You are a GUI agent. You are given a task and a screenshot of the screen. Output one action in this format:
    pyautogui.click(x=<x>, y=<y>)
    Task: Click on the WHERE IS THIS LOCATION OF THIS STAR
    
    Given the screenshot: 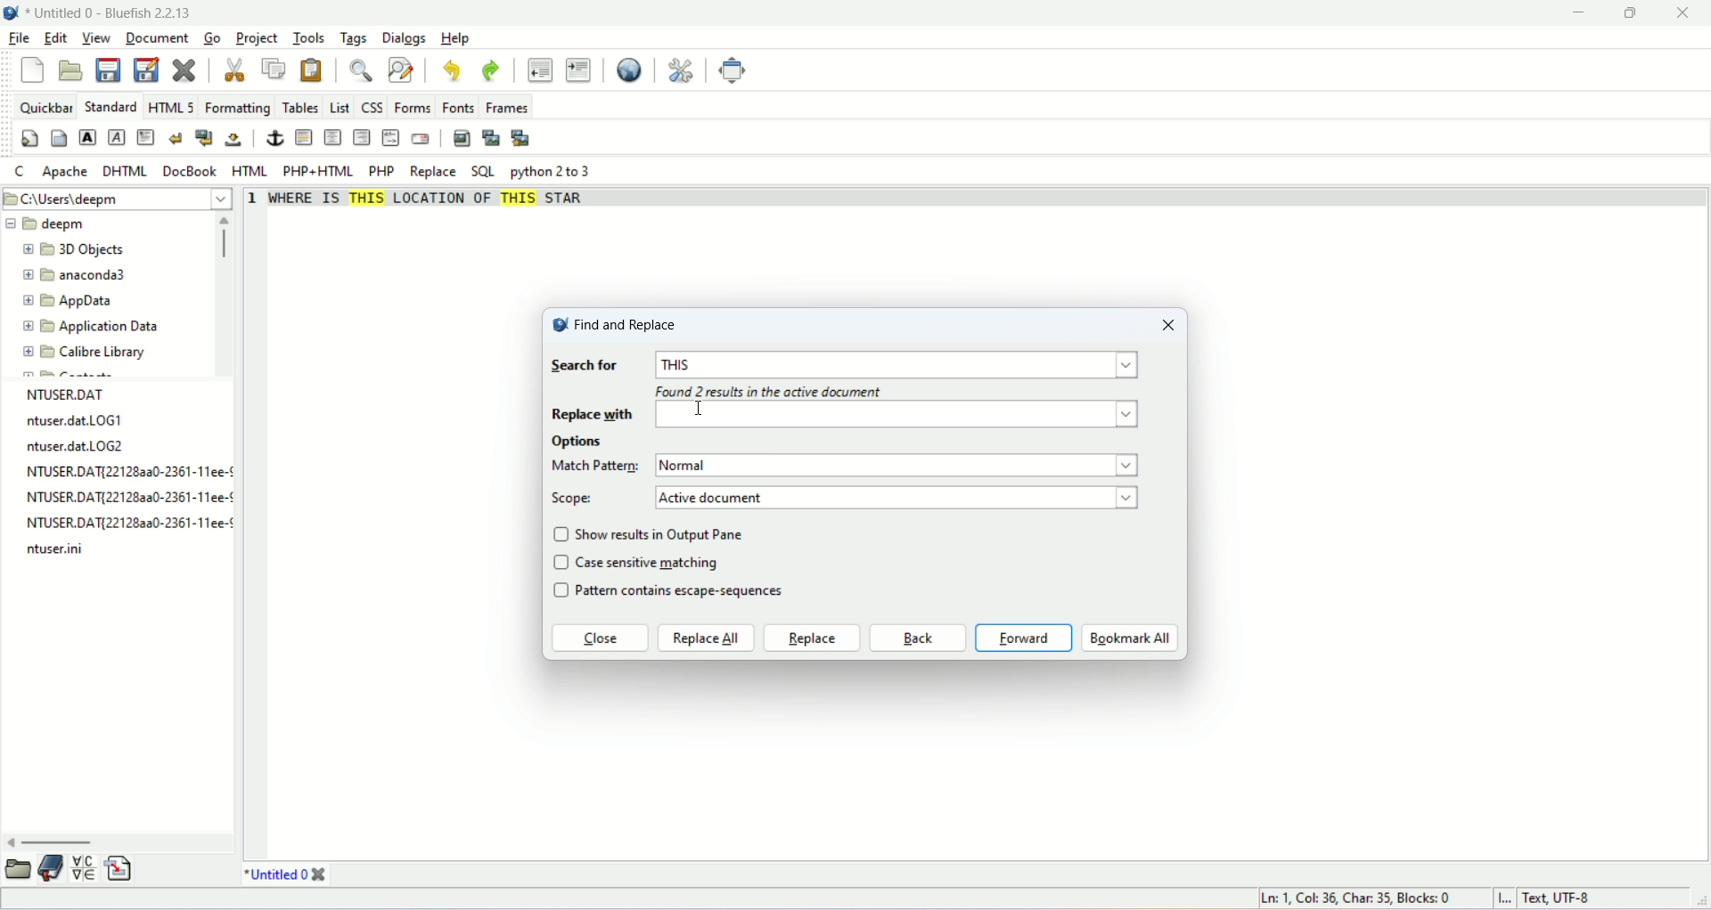 What is the action you would take?
    pyautogui.click(x=417, y=199)
    